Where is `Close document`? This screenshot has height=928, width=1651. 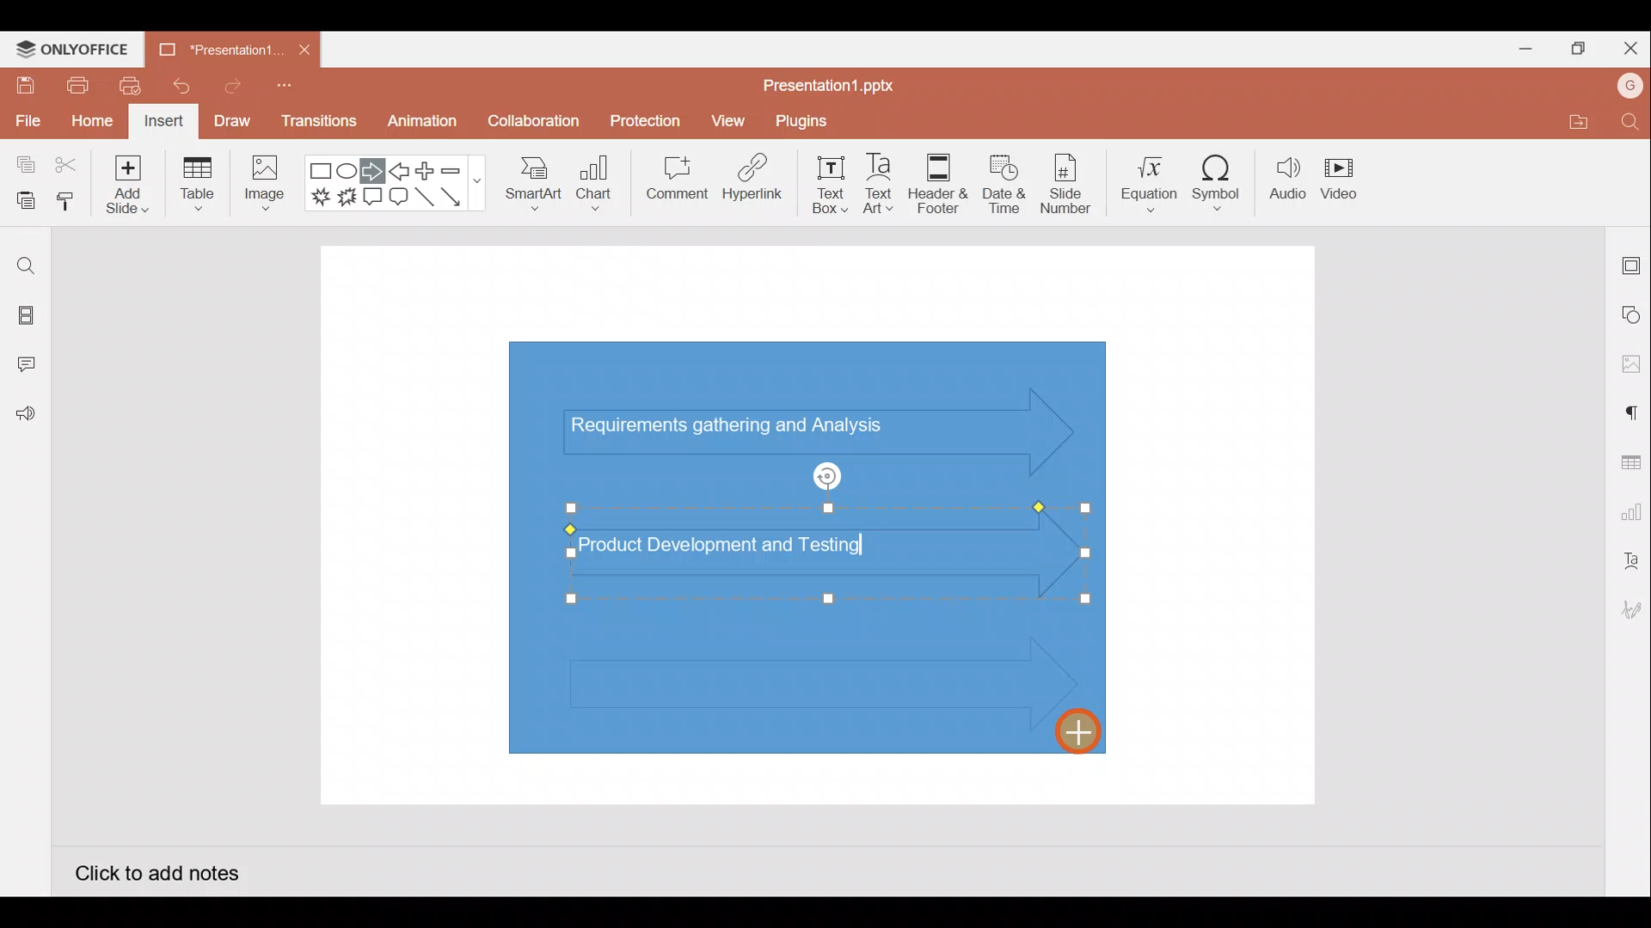
Close document is located at coordinates (304, 46).